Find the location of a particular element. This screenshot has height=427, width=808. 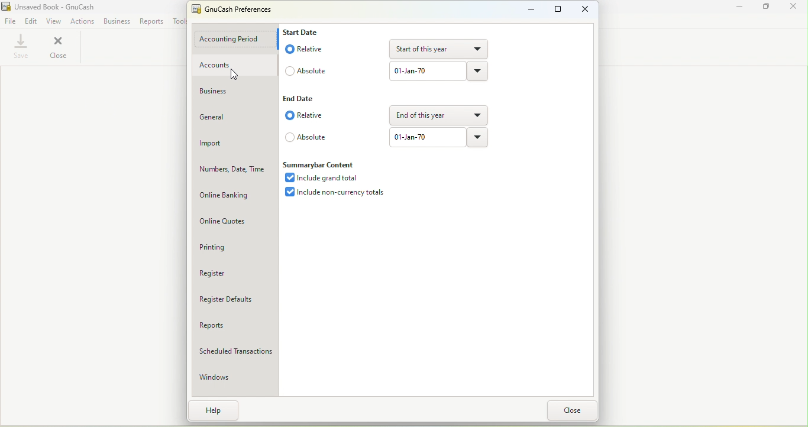

General is located at coordinates (235, 118).